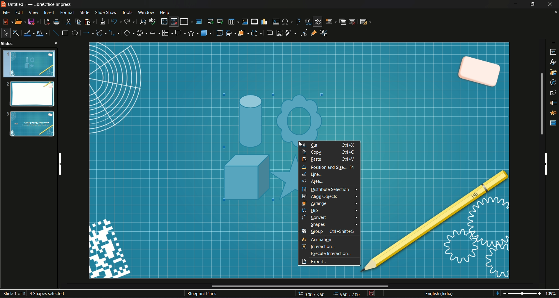 The height and width of the screenshot is (298, 559). I want to click on copy, so click(331, 152).